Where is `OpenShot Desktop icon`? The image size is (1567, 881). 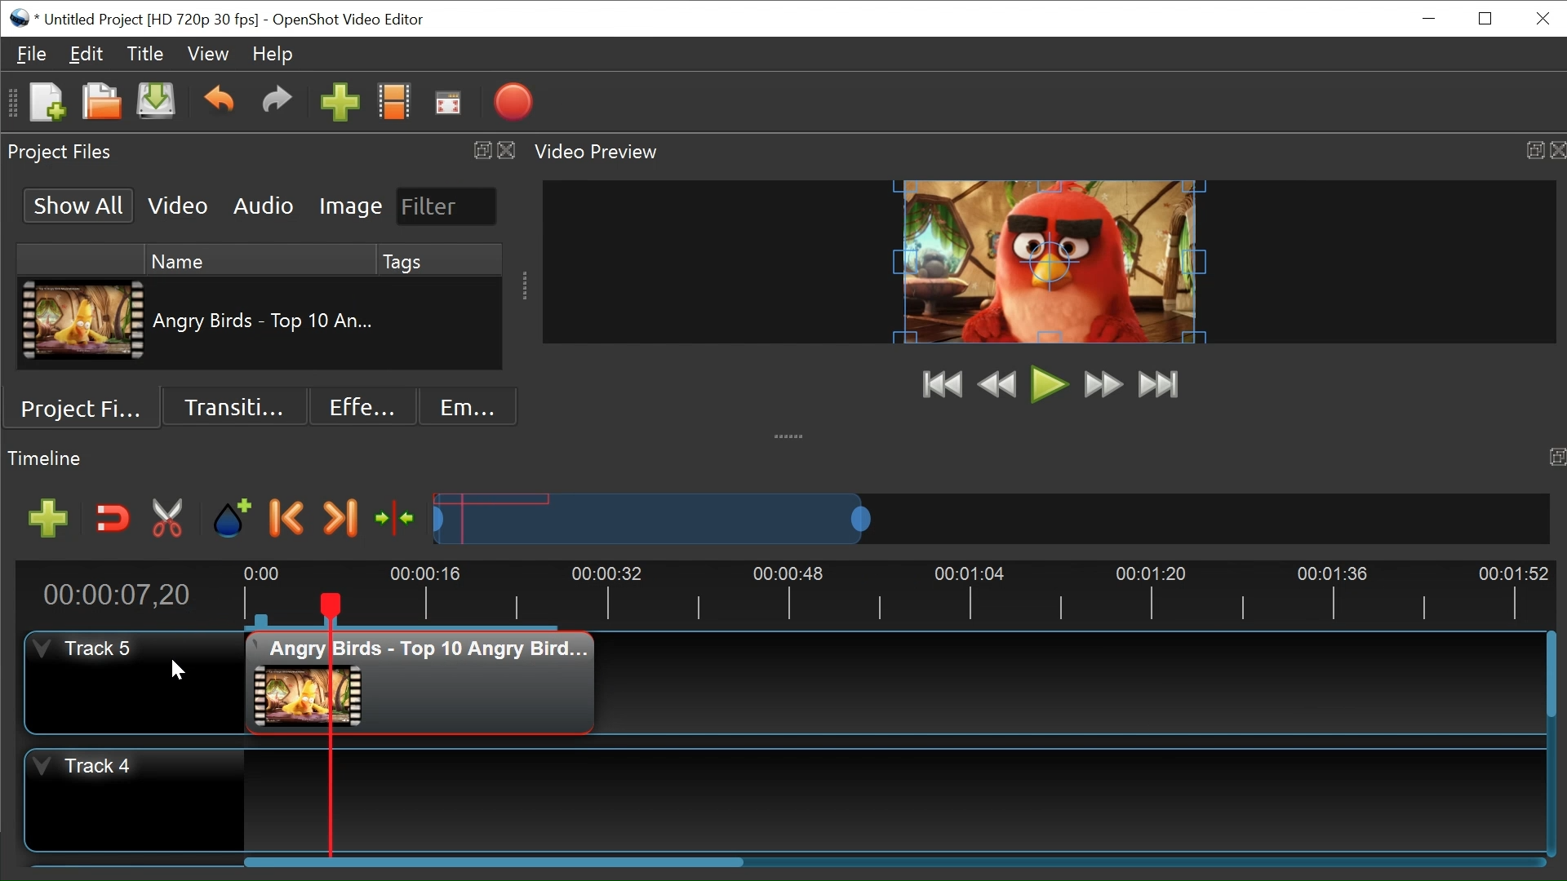 OpenShot Desktop icon is located at coordinates (23, 18).